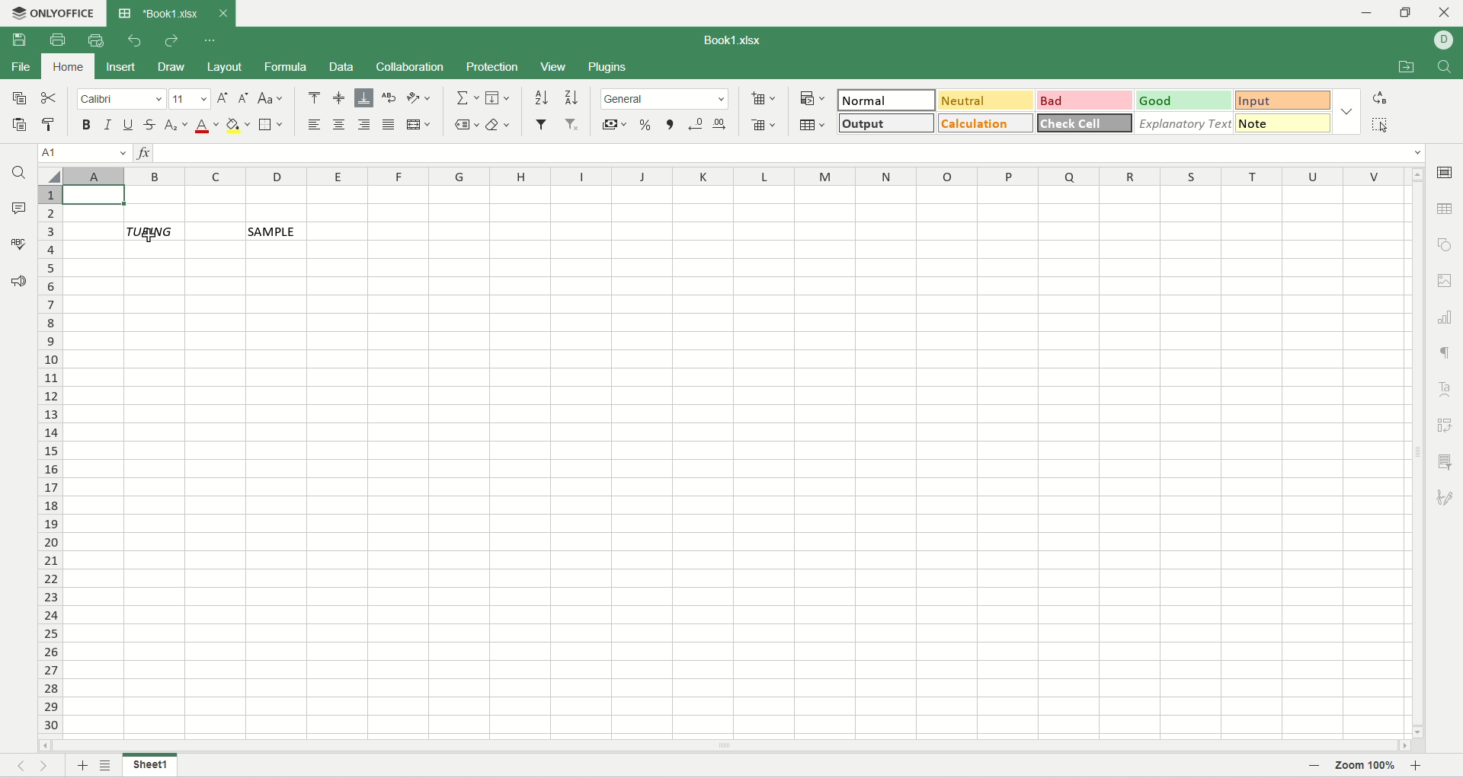  What do you see at coordinates (18, 207) in the screenshot?
I see `comment` at bounding box center [18, 207].